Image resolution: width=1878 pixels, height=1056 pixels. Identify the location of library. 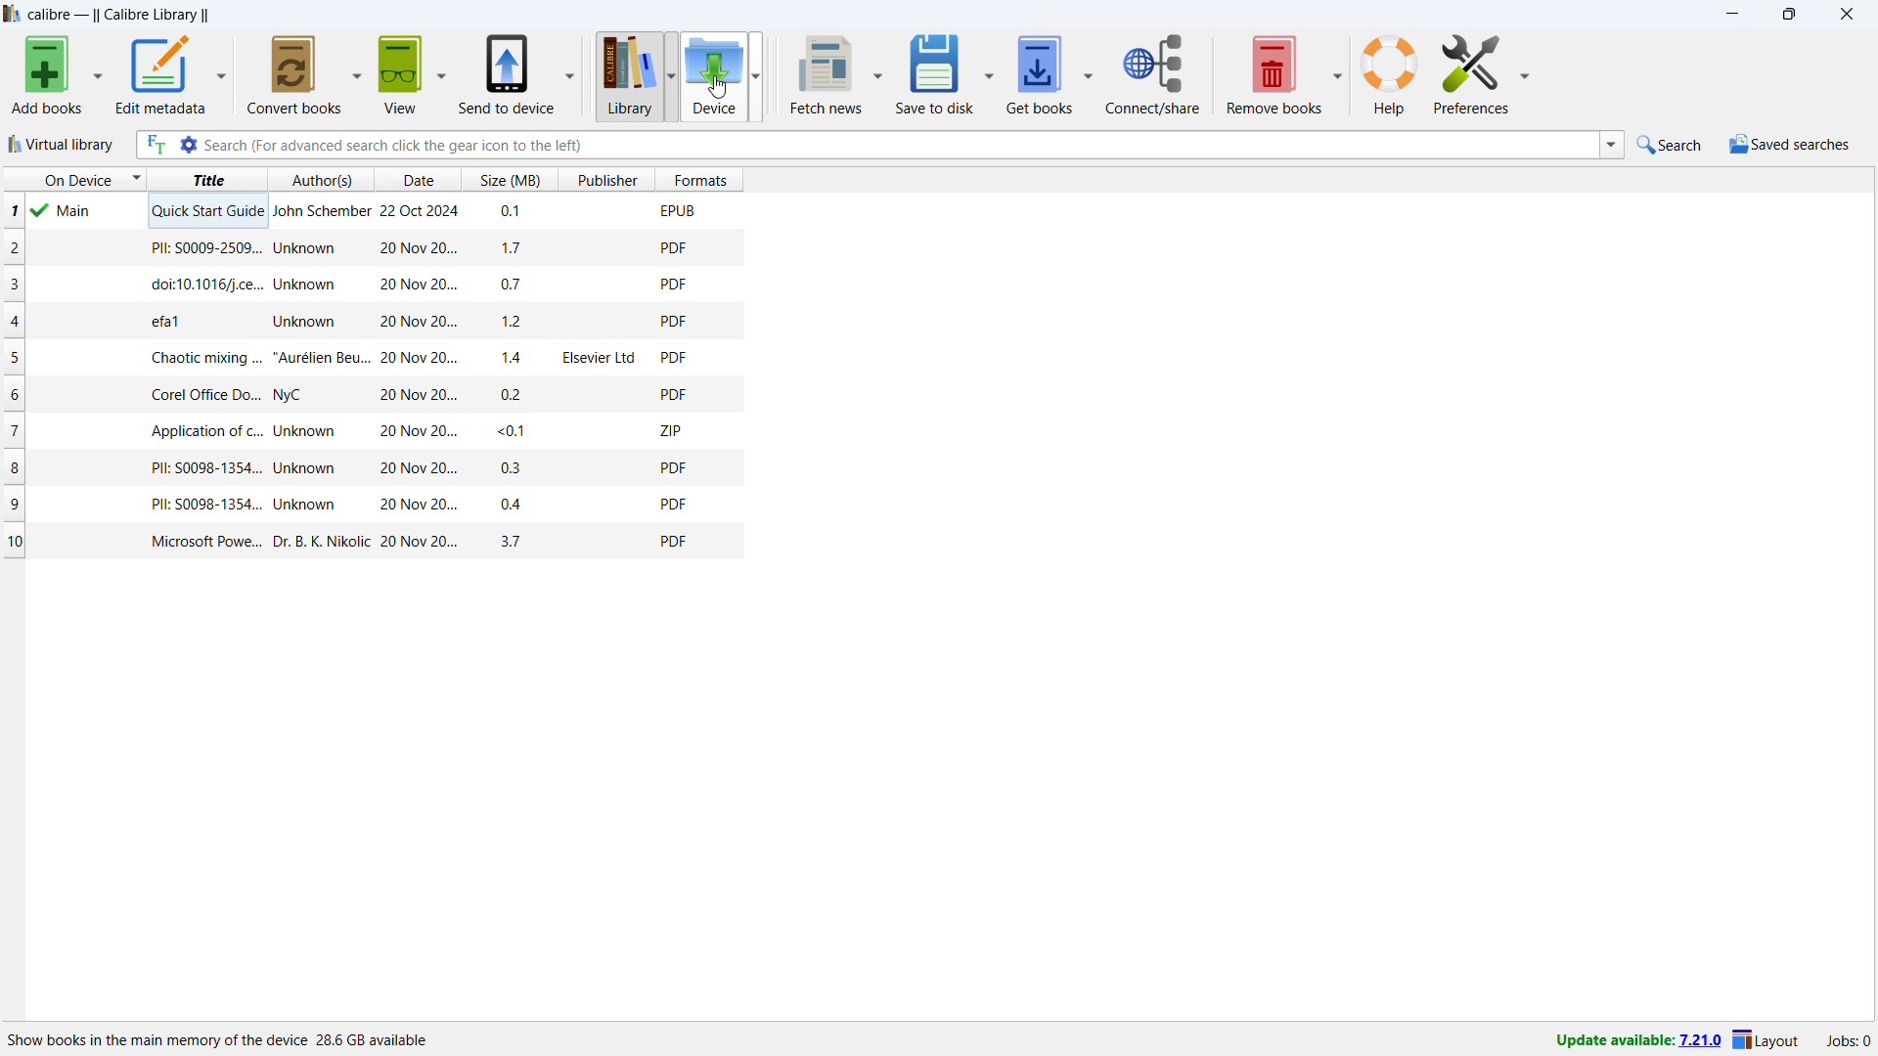
(622, 77).